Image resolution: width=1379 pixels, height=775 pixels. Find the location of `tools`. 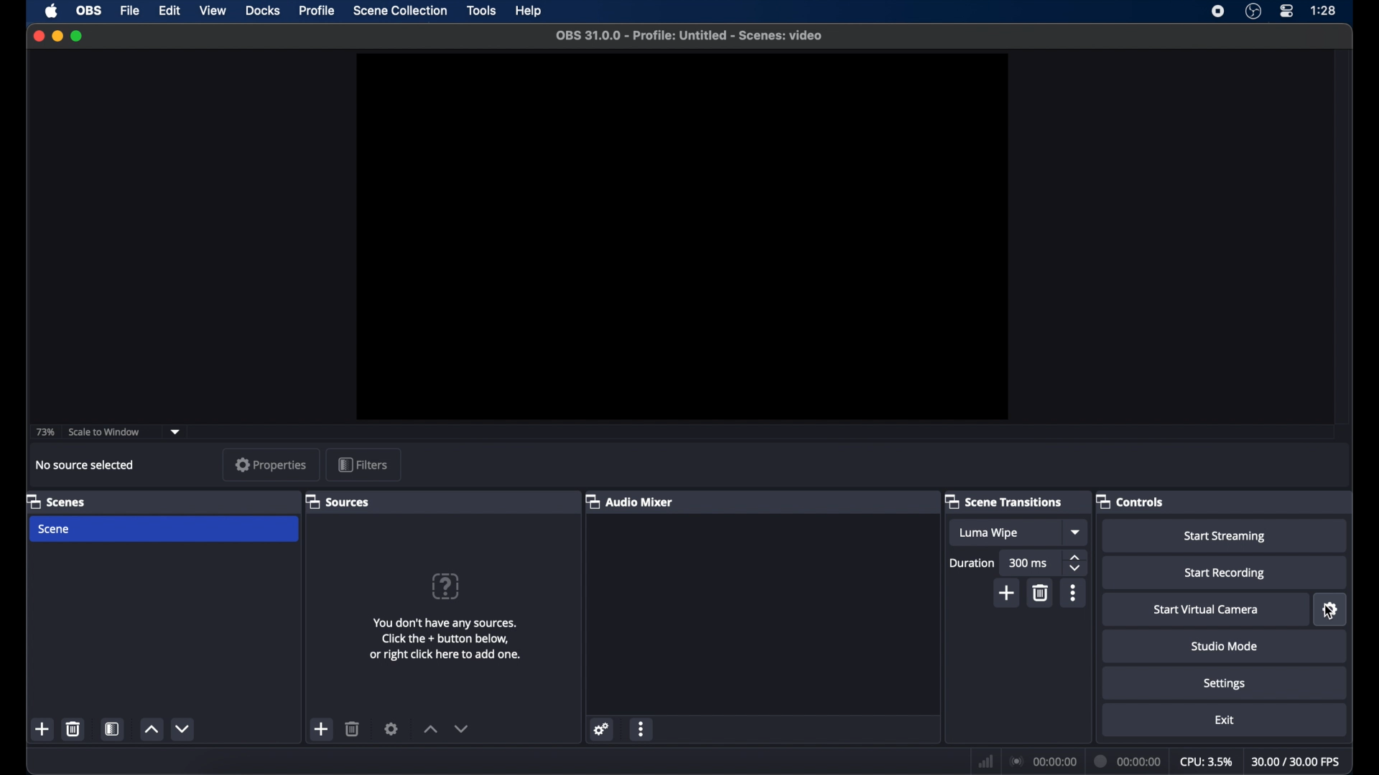

tools is located at coordinates (482, 9).